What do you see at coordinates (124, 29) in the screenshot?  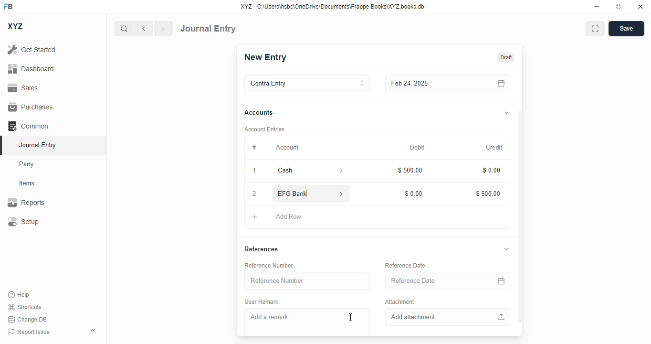 I see `search` at bounding box center [124, 29].